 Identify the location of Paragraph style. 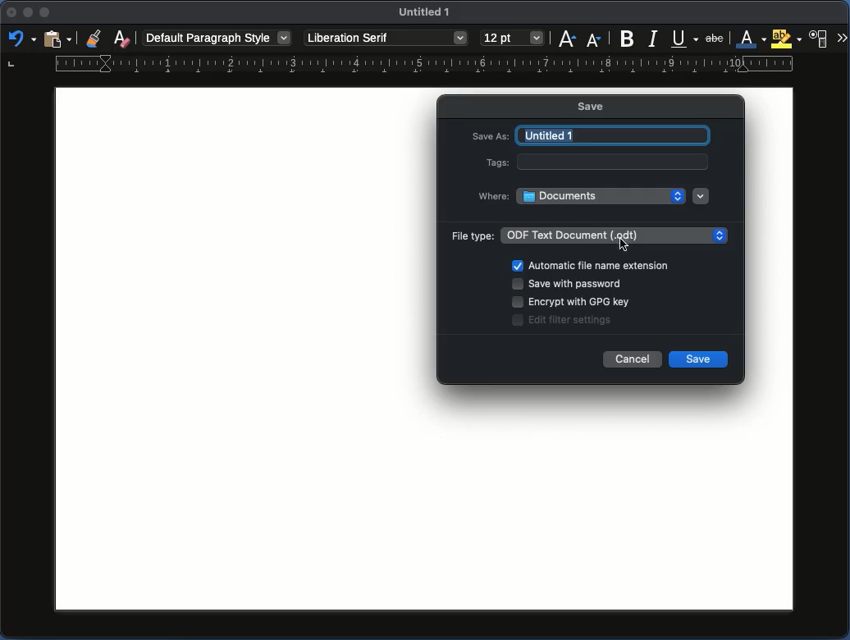
(217, 37).